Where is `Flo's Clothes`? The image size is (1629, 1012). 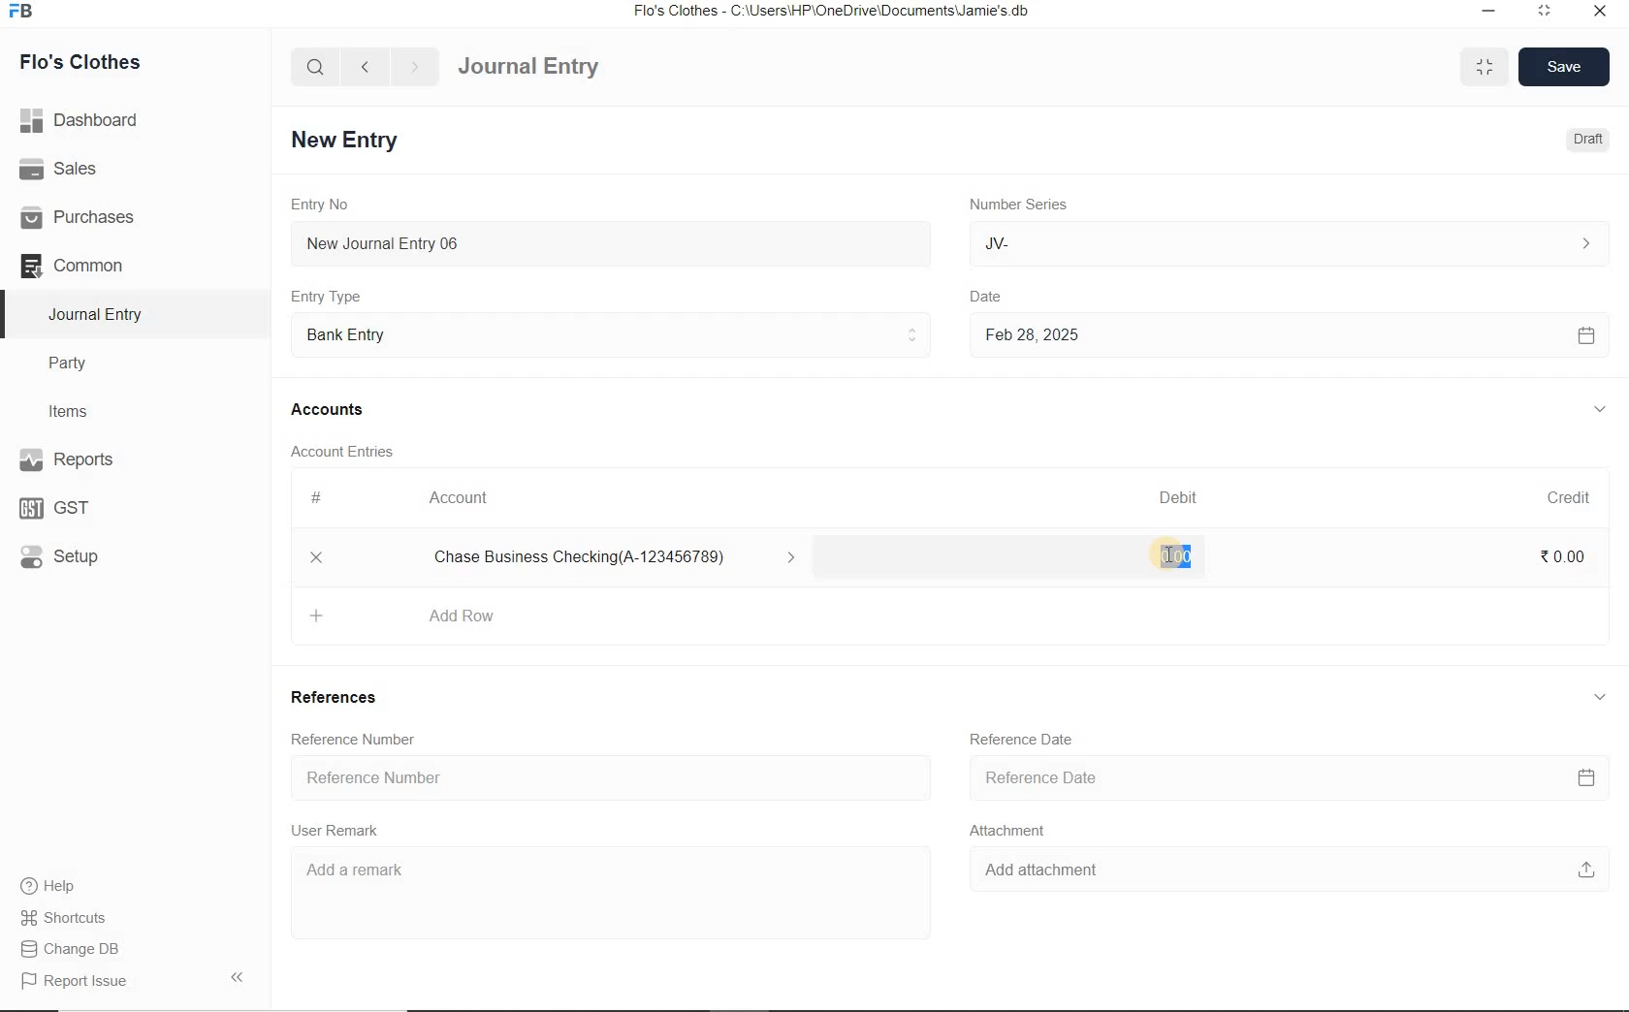 Flo's Clothes is located at coordinates (95, 62).